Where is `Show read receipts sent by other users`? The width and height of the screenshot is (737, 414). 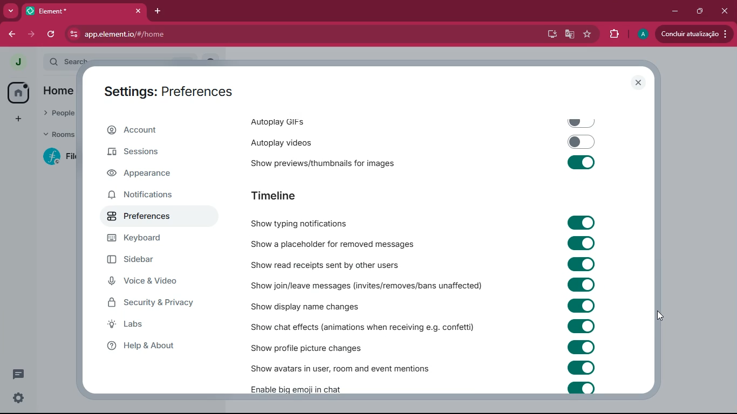
Show read receipts sent by other users is located at coordinates (424, 264).